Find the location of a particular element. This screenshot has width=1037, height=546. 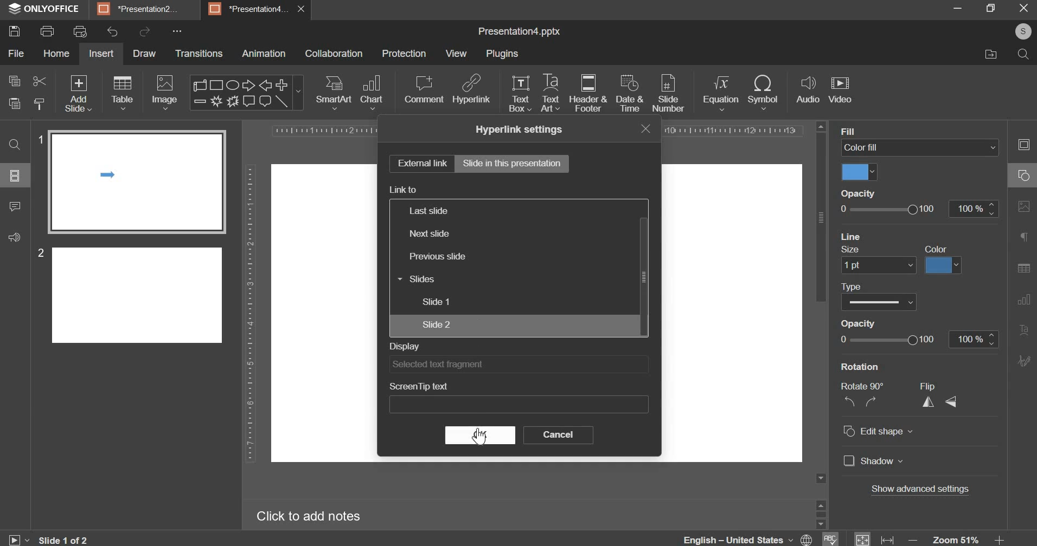

zoom is located at coordinates (958, 537).